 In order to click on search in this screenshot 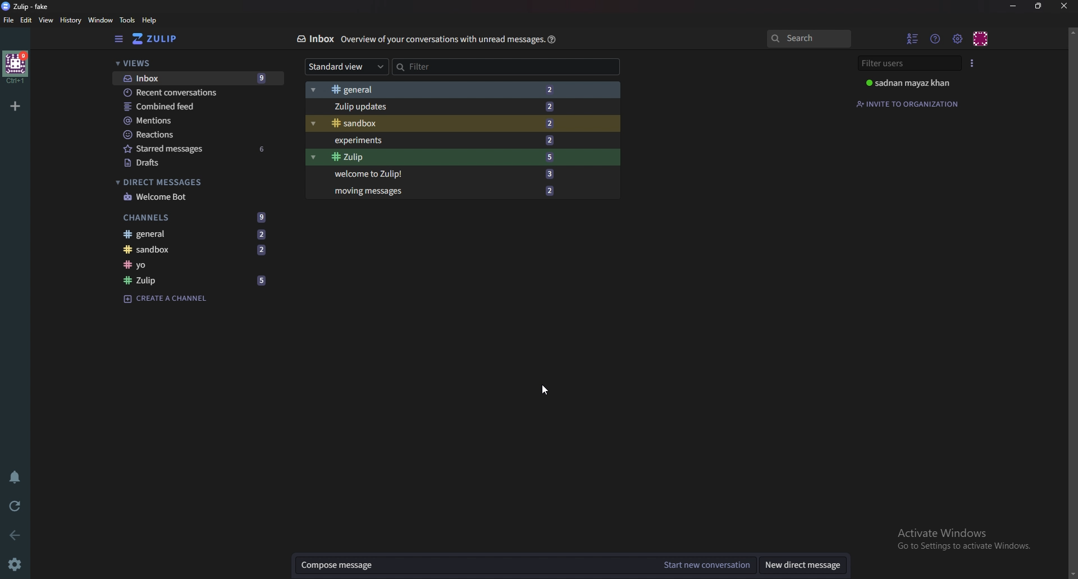, I will do `click(808, 39)`.